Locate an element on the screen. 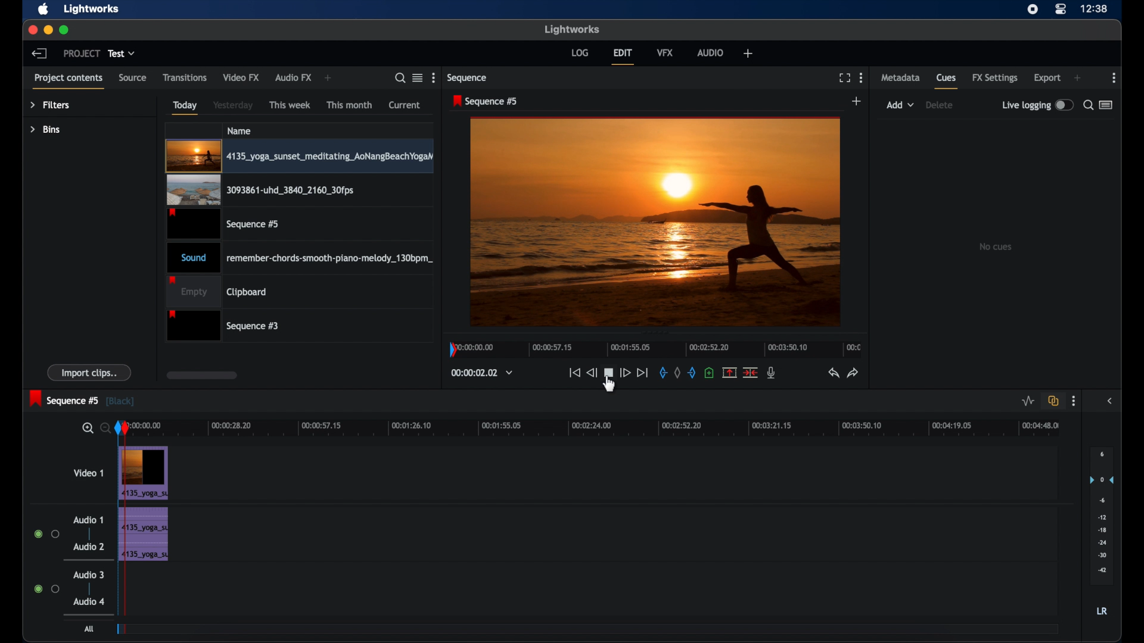  back is located at coordinates (41, 54).